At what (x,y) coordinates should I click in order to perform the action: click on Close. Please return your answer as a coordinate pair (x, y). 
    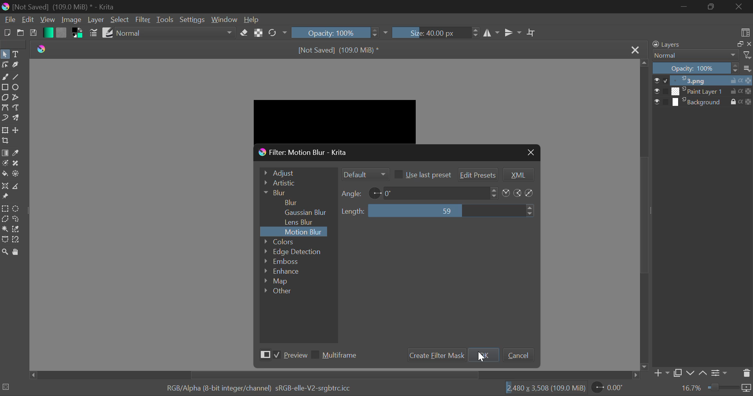
    Looking at the image, I should click on (636, 51).